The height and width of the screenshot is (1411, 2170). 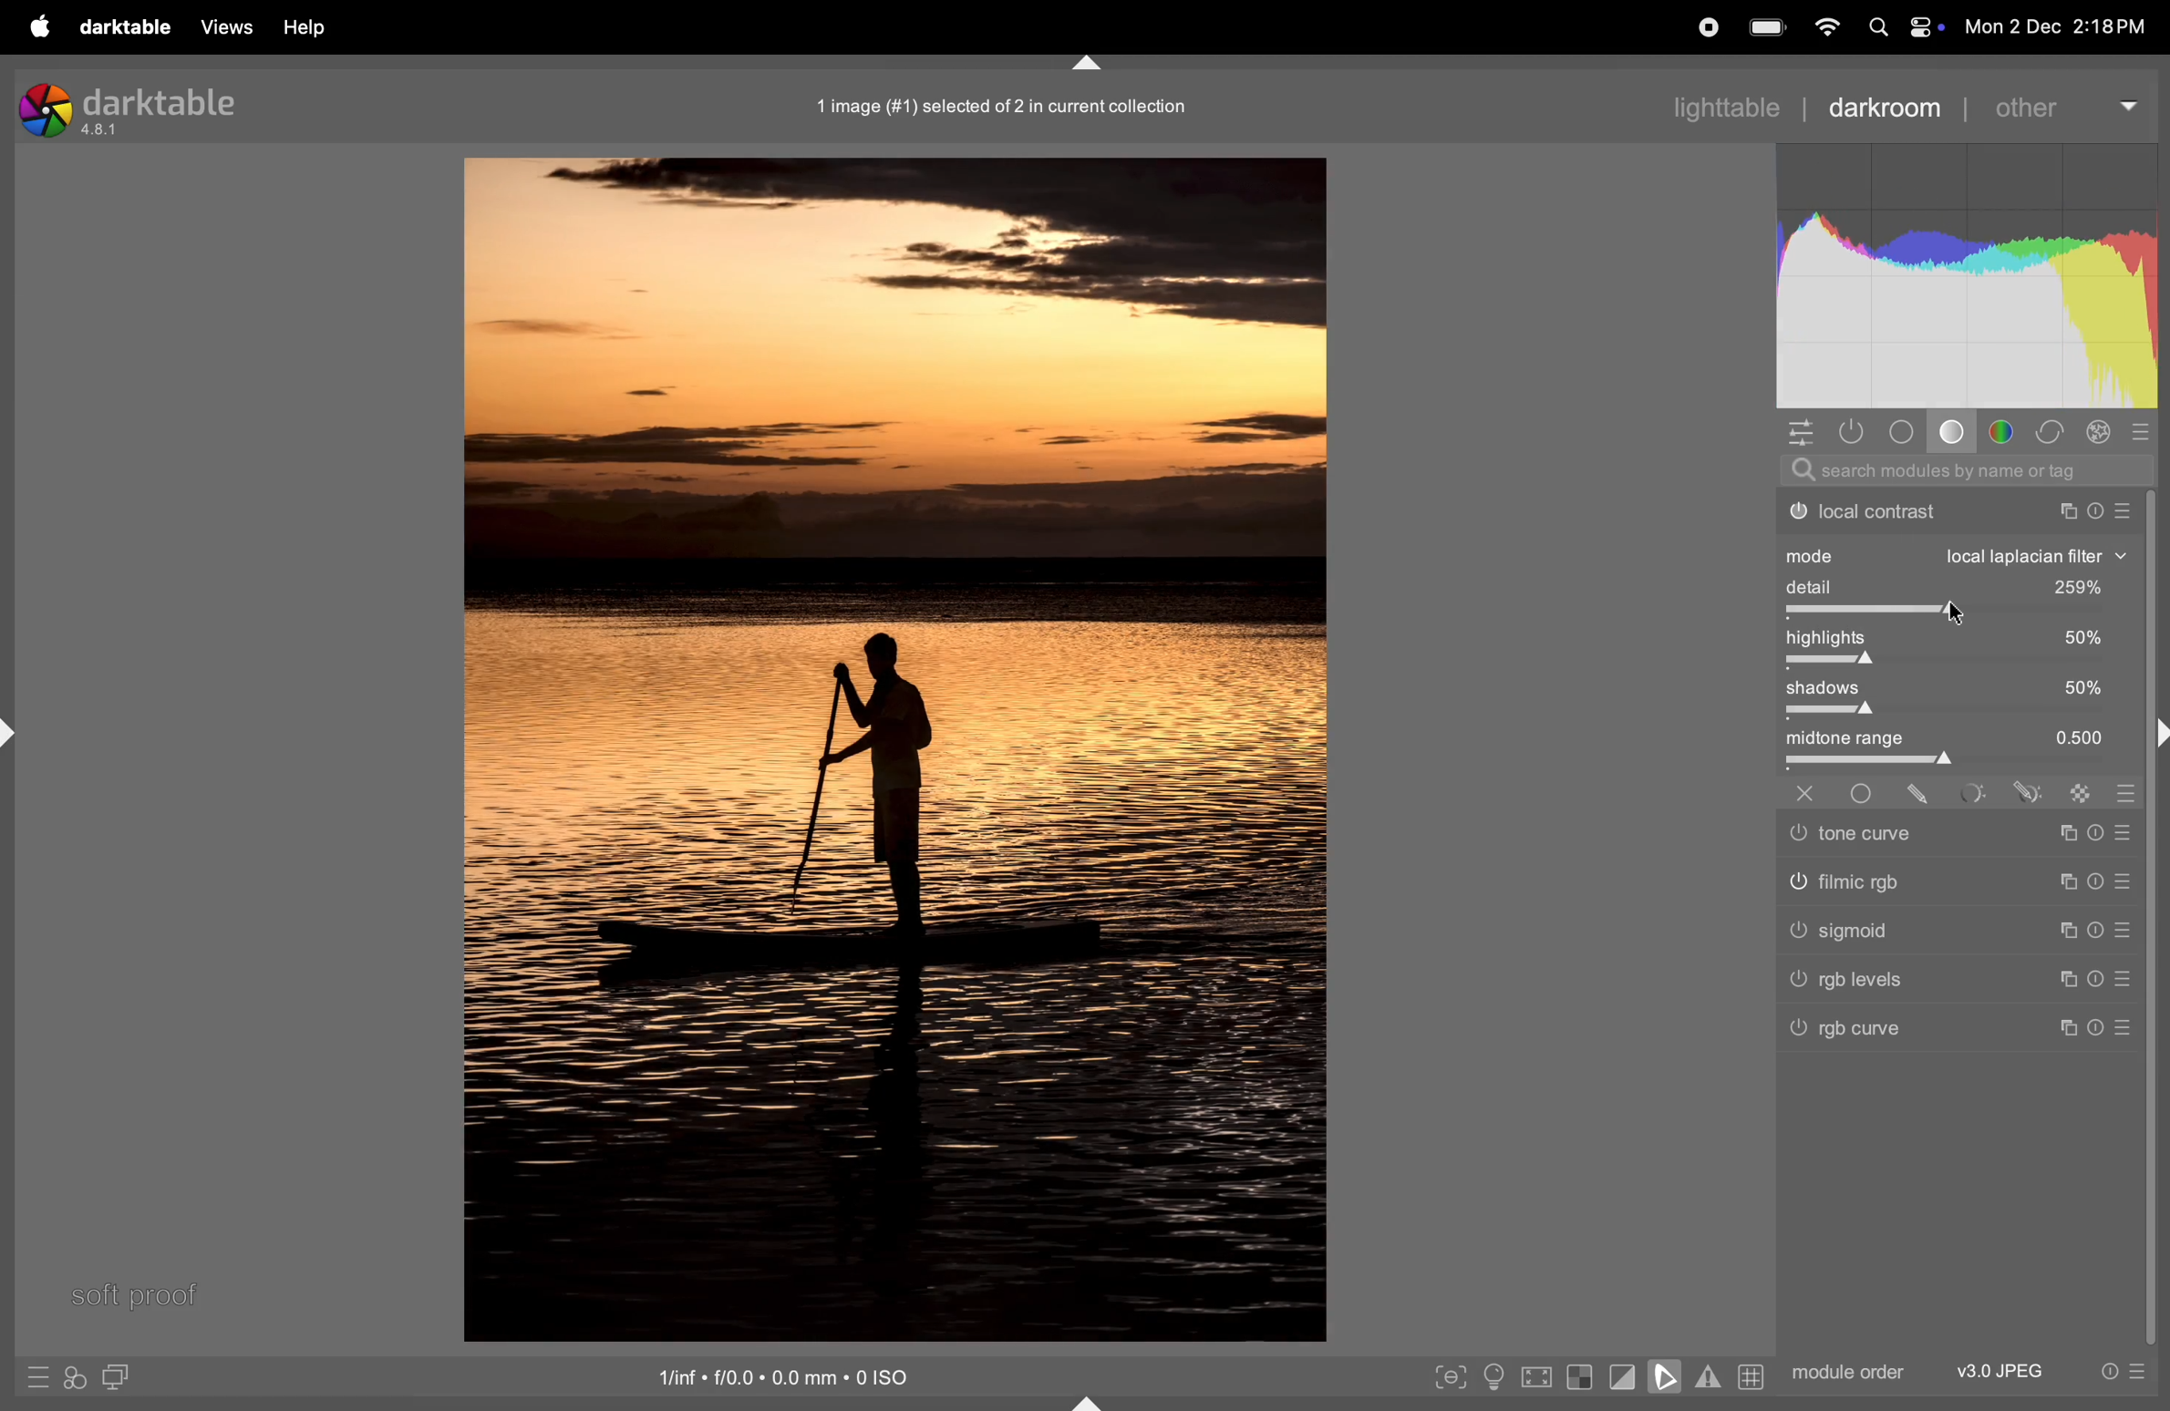 What do you see at coordinates (2025, 792) in the screenshot?
I see `sign` at bounding box center [2025, 792].